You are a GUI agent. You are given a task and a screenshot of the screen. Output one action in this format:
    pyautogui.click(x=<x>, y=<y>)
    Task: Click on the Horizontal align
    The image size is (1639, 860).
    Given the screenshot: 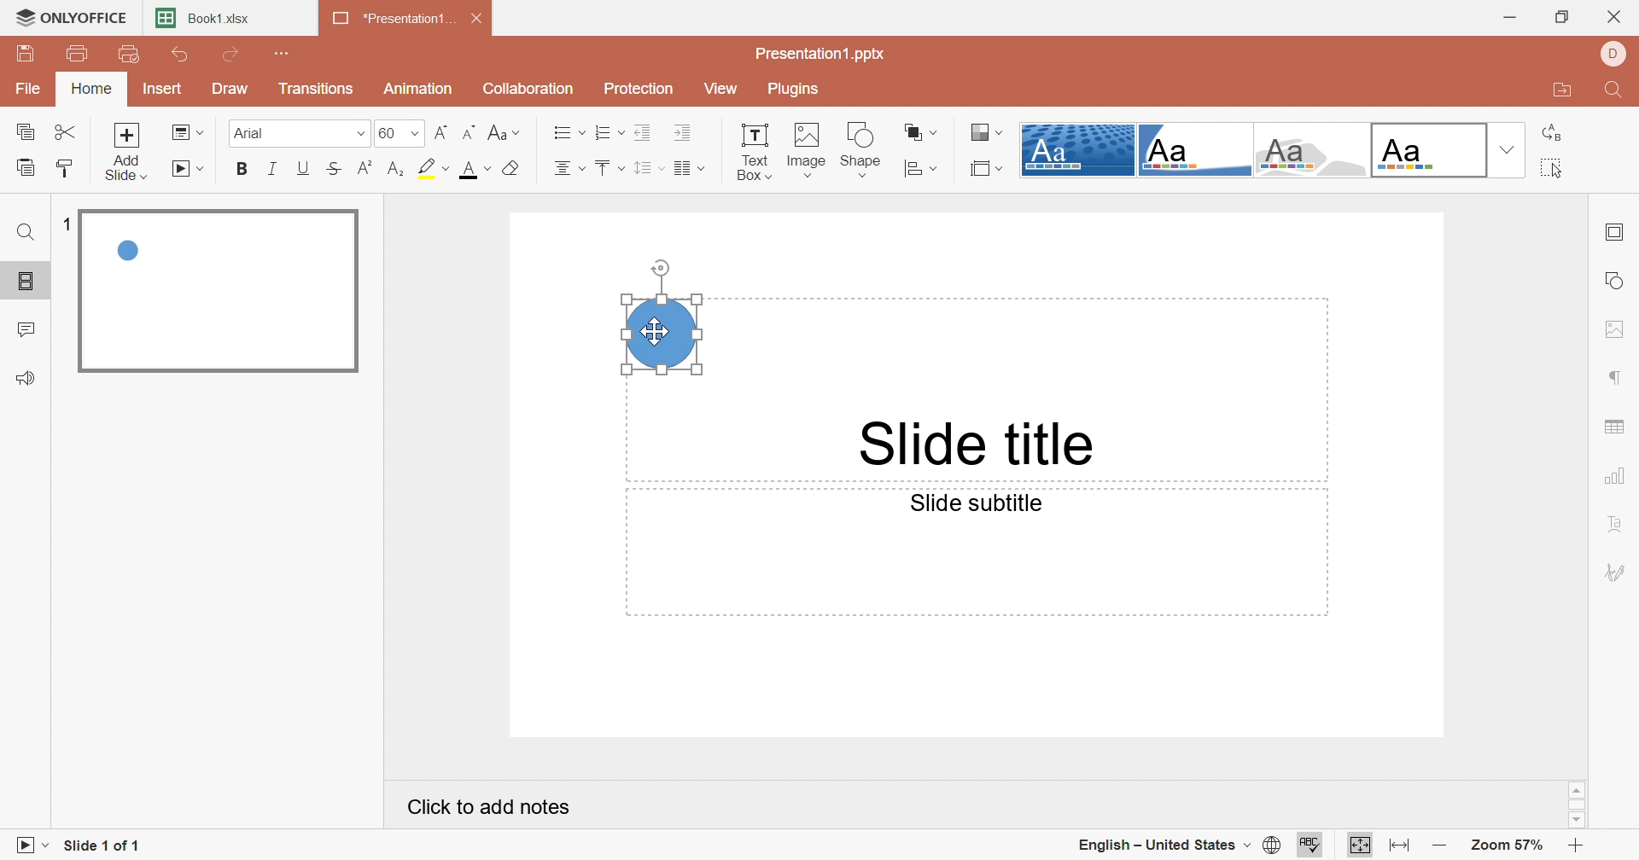 What is the action you would take?
    pyautogui.click(x=569, y=168)
    